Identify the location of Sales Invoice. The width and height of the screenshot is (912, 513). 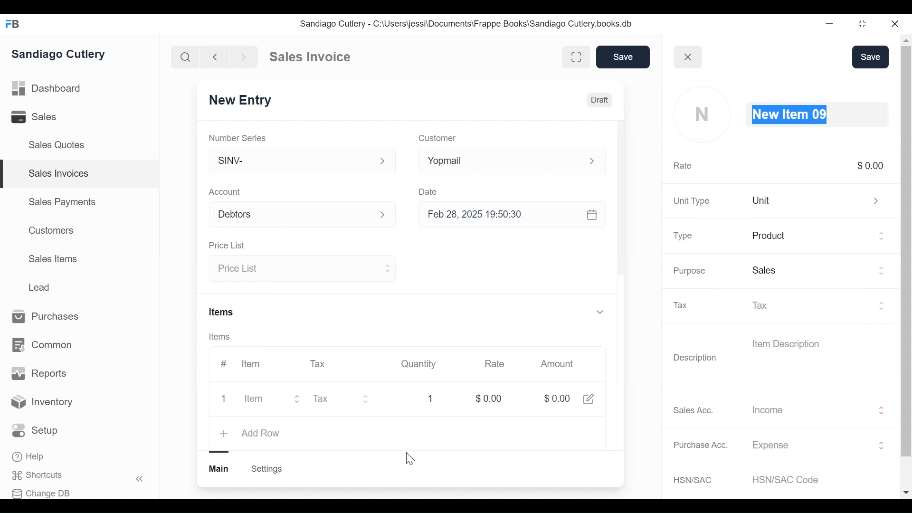
(310, 57).